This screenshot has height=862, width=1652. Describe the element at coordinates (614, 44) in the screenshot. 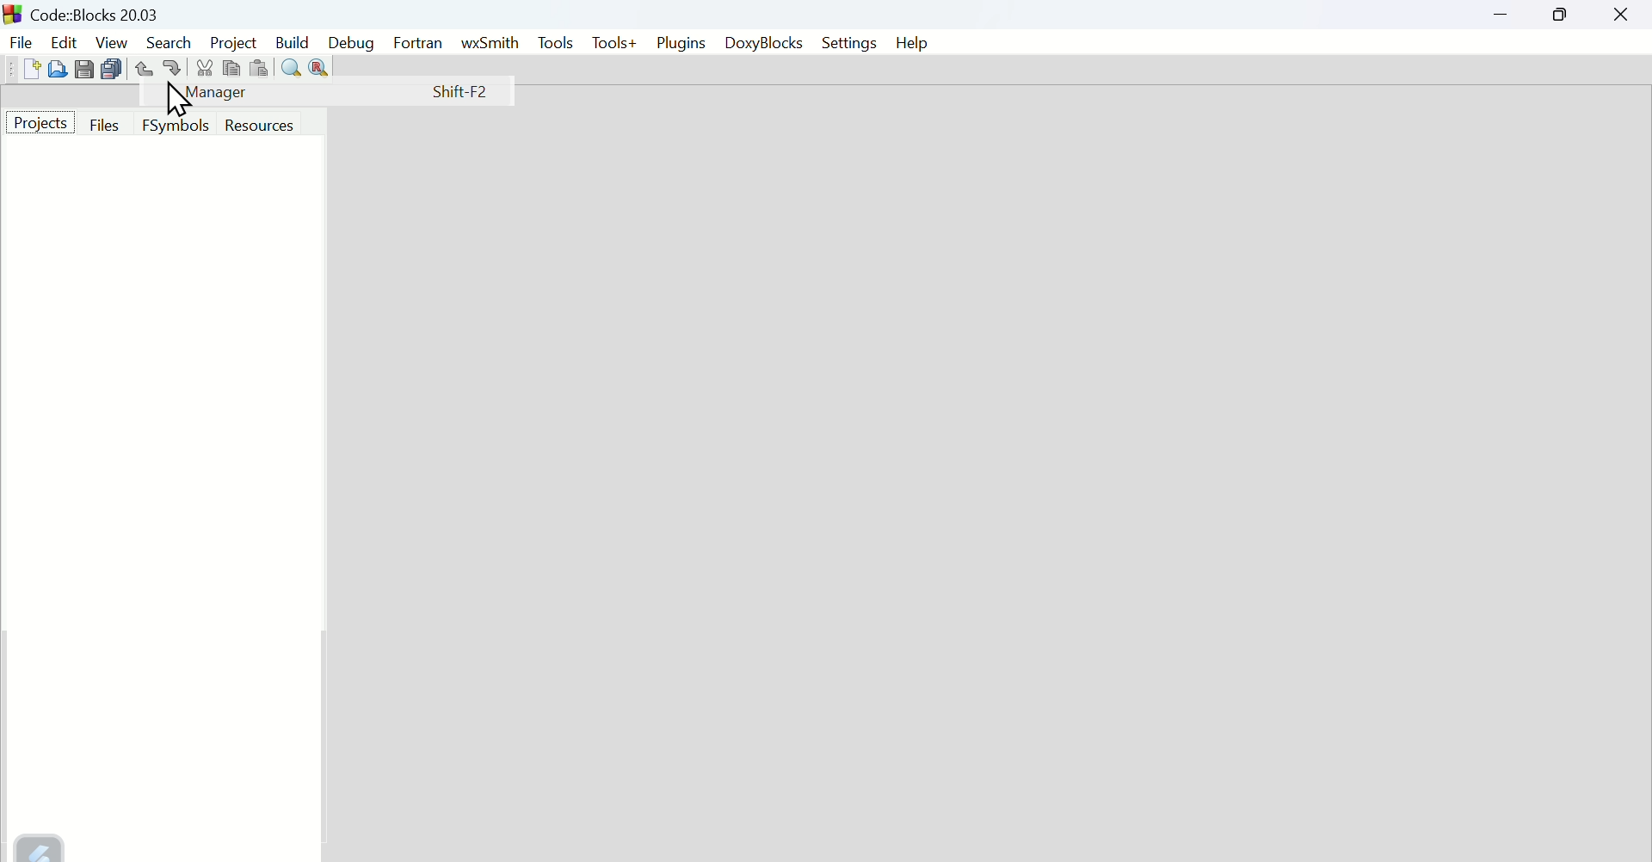

I see `Tools+` at that location.